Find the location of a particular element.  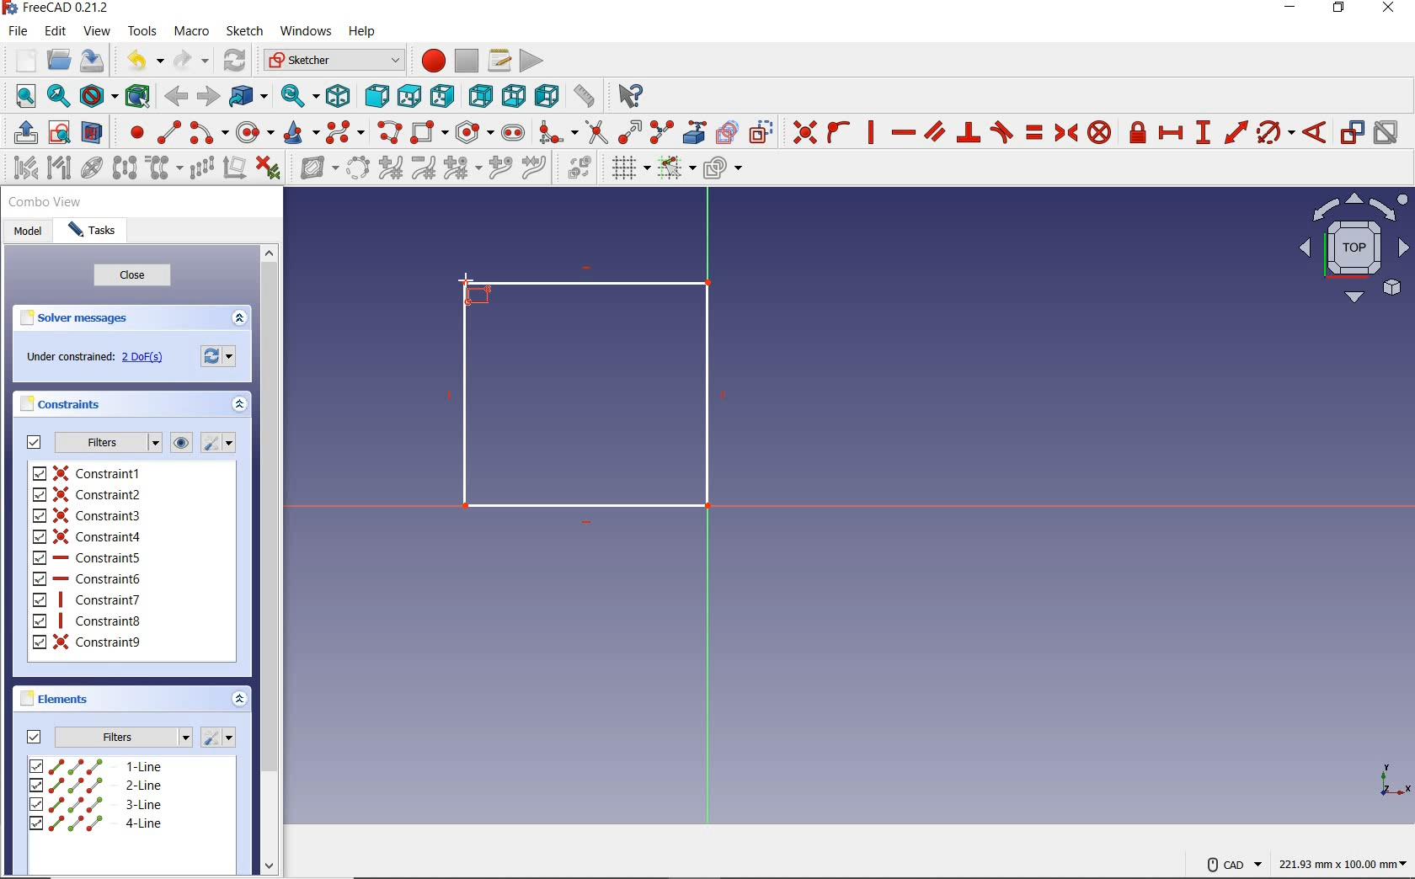

back is located at coordinates (178, 97).